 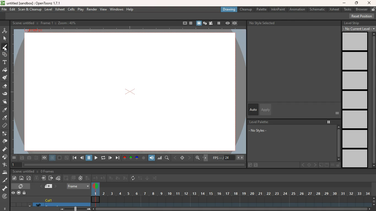 What do you see at coordinates (80, 179) in the screenshot?
I see `n` at bounding box center [80, 179].